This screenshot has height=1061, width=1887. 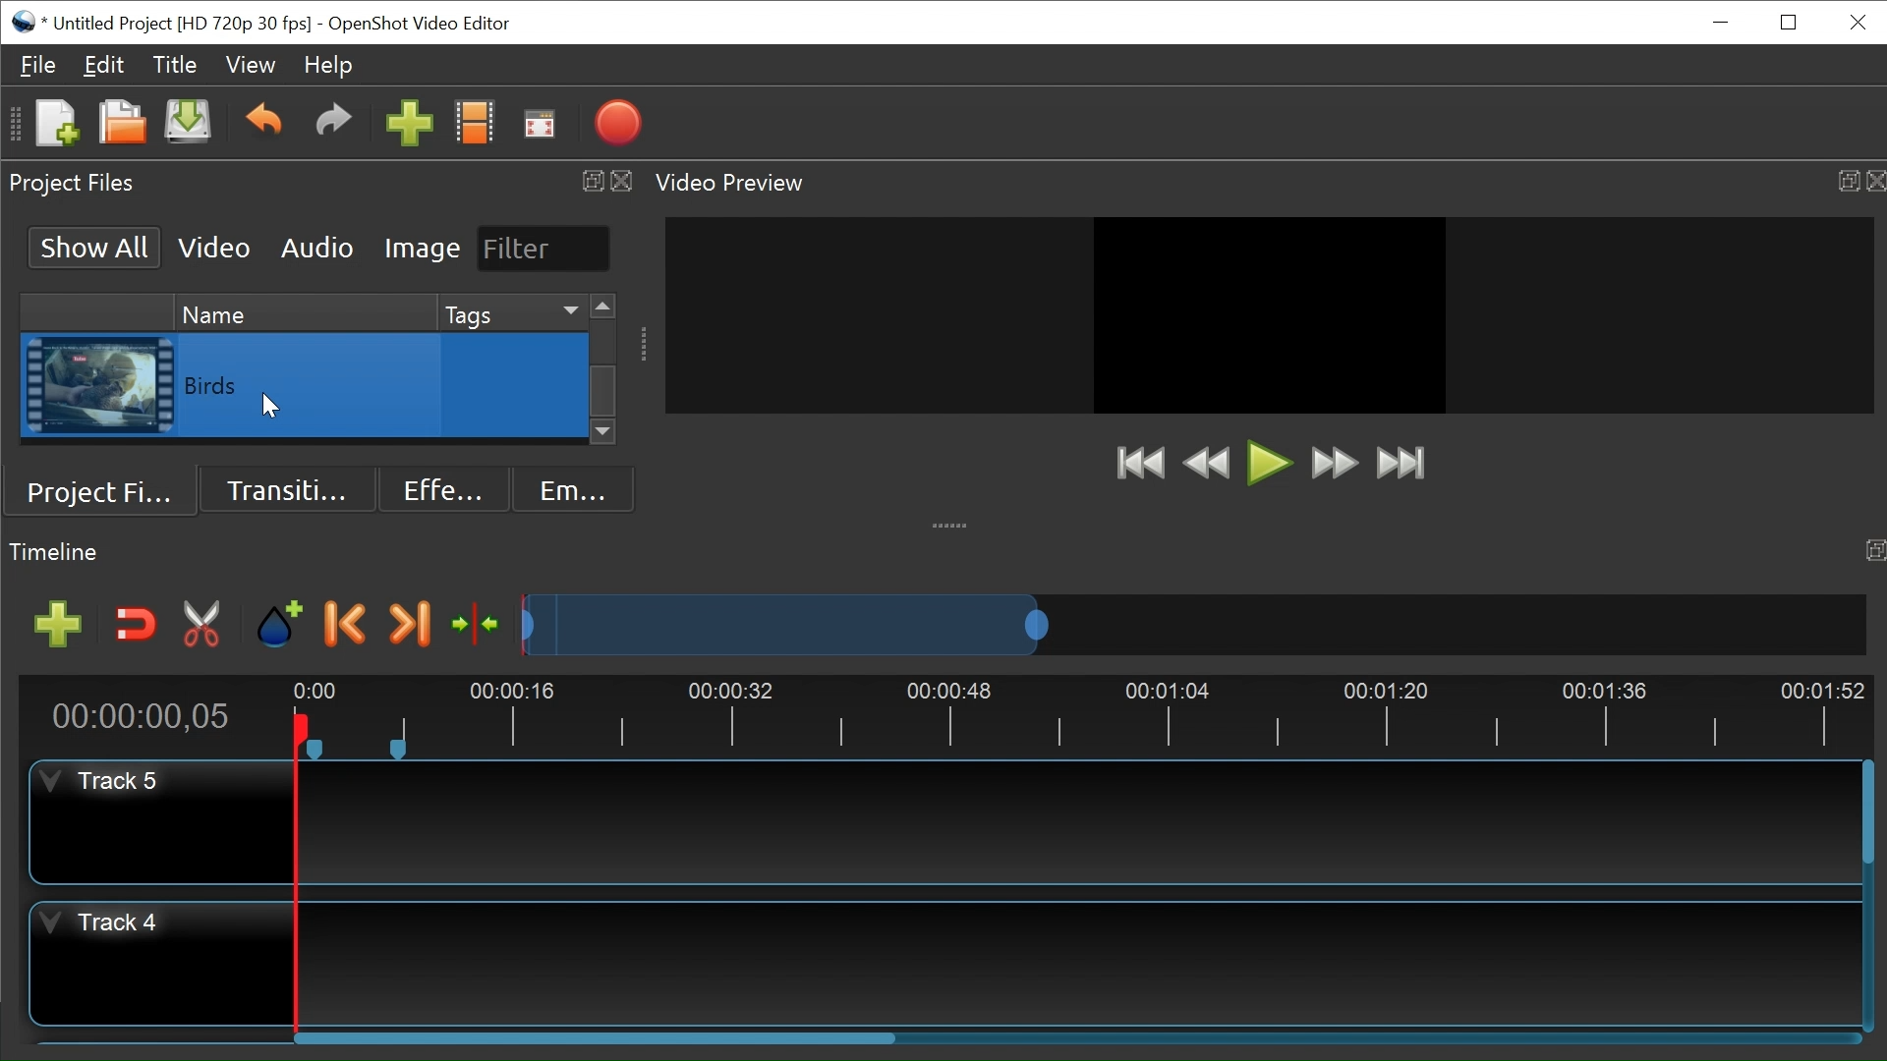 I want to click on Help, so click(x=329, y=65).